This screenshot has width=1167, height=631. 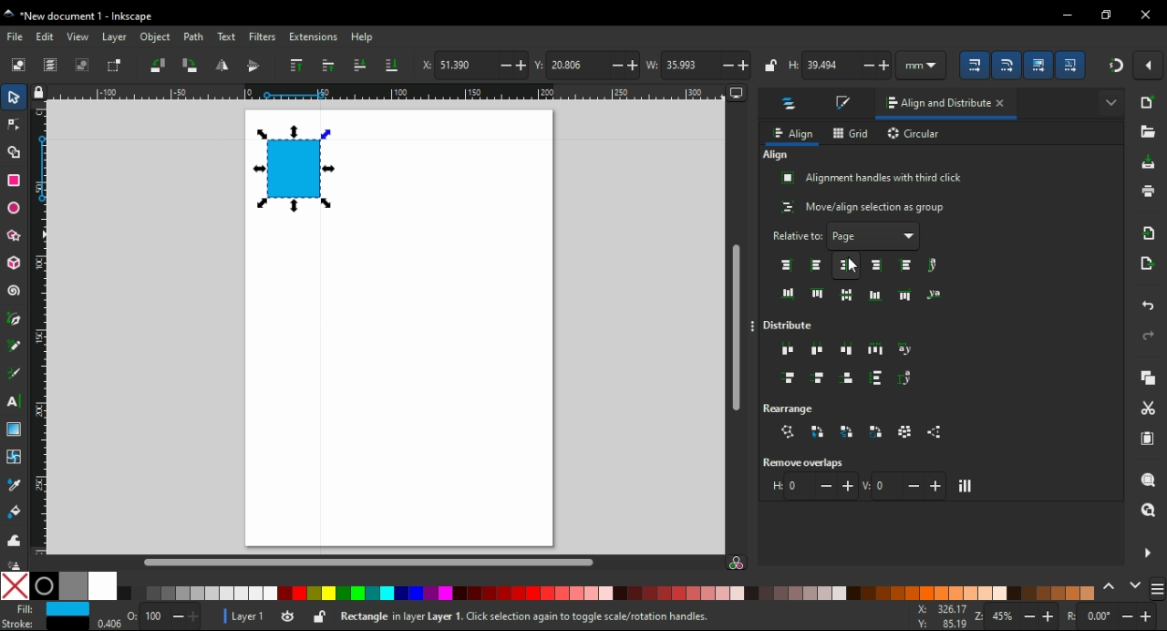 What do you see at coordinates (842, 66) in the screenshot?
I see `height of selection` at bounding box center [842, 66].